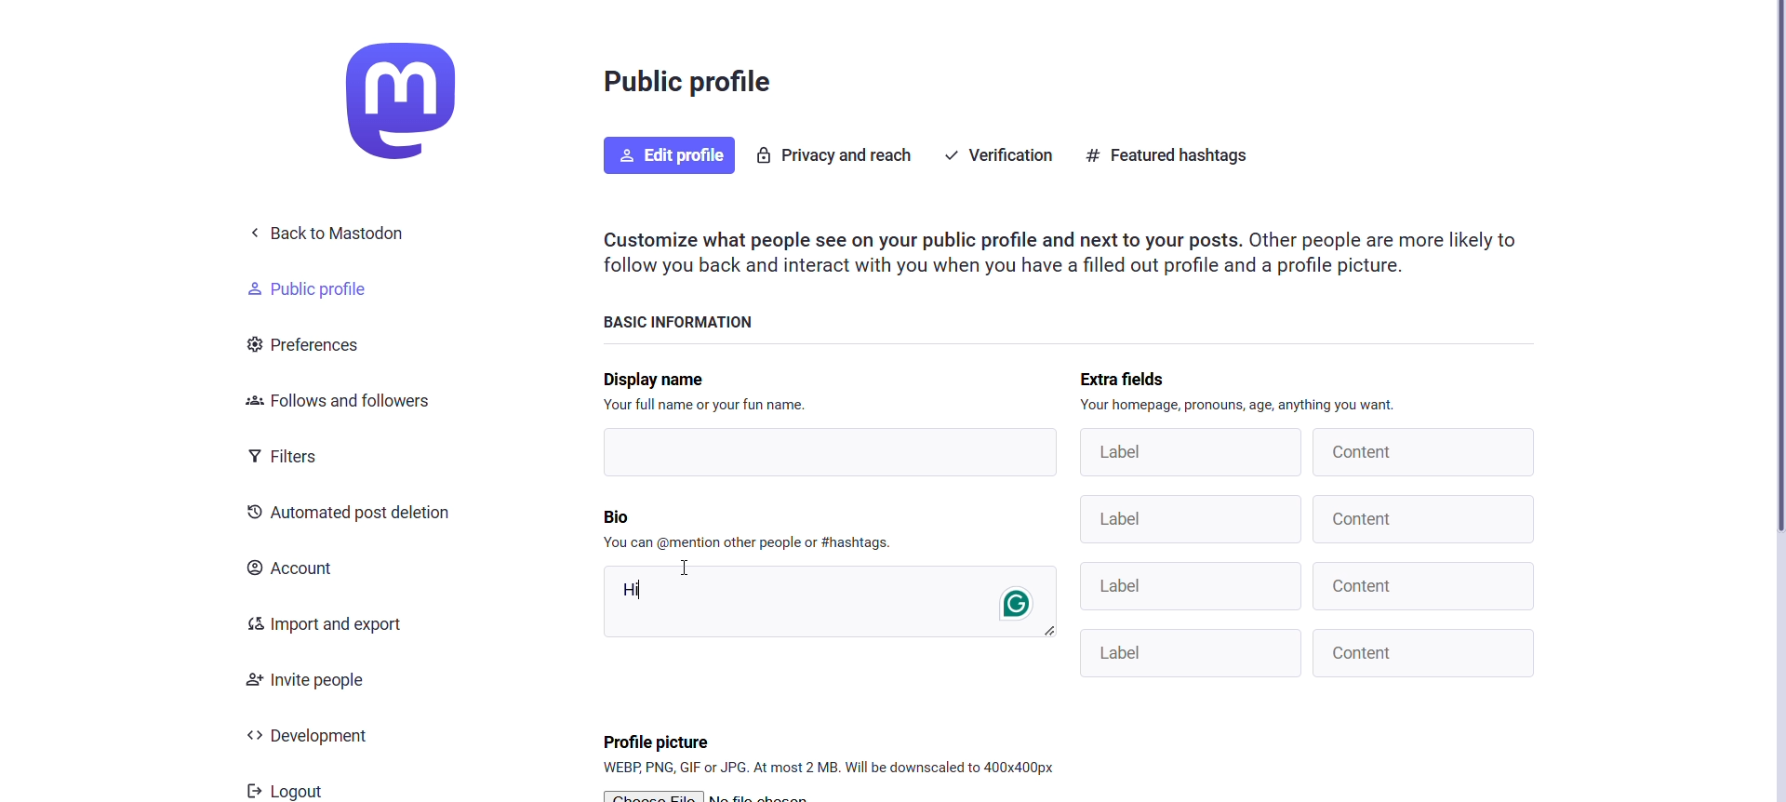  What do you see at coordinates (333, 234) in the screenshot?
I see `Back to Mastodon` at bounding box center [333, 234].